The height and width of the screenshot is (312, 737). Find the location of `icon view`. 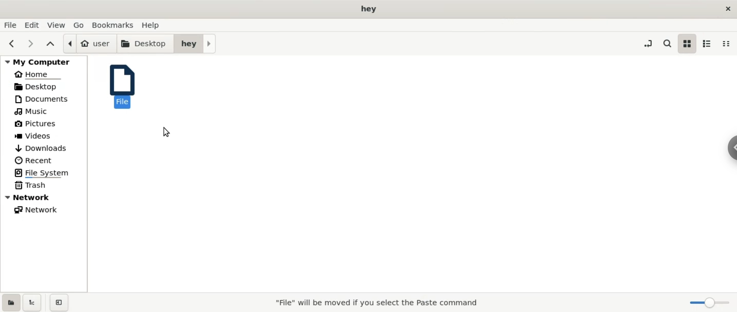

icon view is located at coordinates (687, 44).